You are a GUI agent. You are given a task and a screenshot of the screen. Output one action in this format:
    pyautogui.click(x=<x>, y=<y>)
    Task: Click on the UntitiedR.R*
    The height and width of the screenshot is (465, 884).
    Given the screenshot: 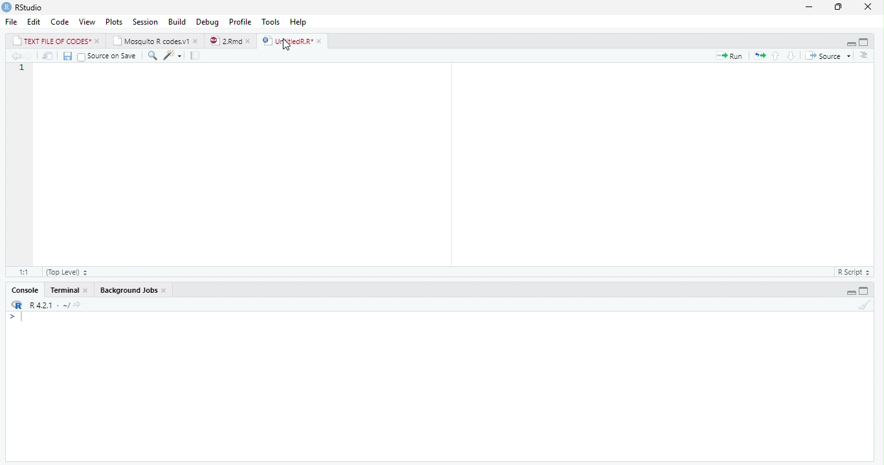 What is the action you would take?
    pyautogui.click(x=294, y=41)
    